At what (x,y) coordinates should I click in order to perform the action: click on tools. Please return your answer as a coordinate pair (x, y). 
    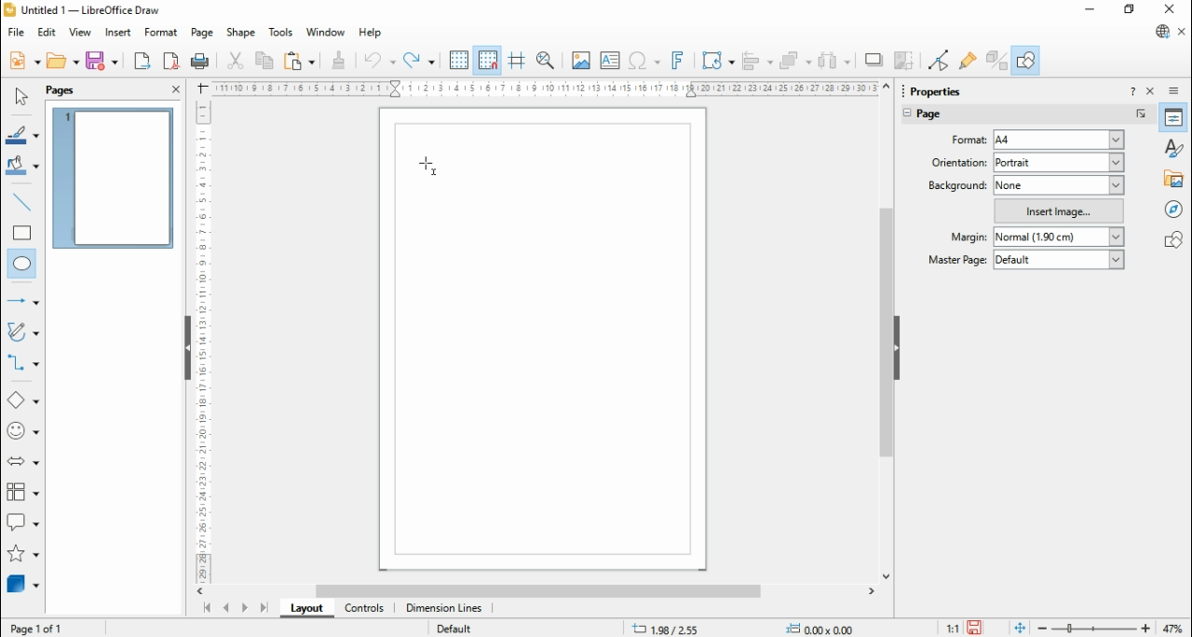
    Looking at the image, I should click on (282, 34).